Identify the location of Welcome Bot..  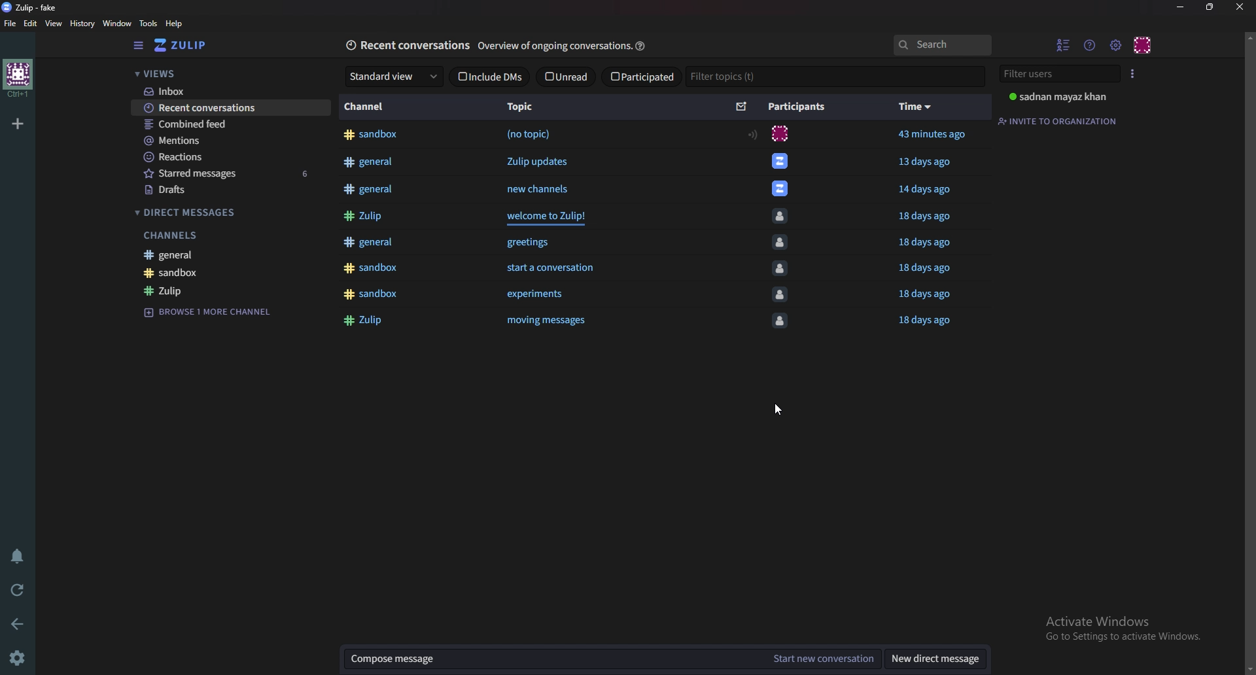
(780, 188).